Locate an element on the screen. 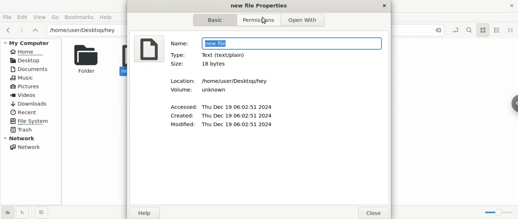 This screenshot has height=219, width=518. Help is located at coordinates (108, 17).